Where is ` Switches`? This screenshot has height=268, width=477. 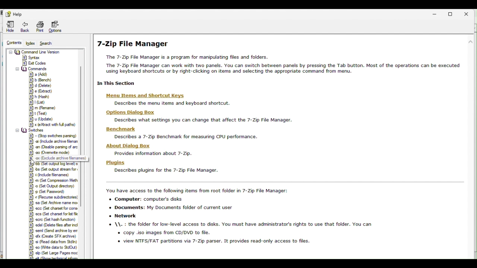
 Switches is located at coordinates (31, 131).